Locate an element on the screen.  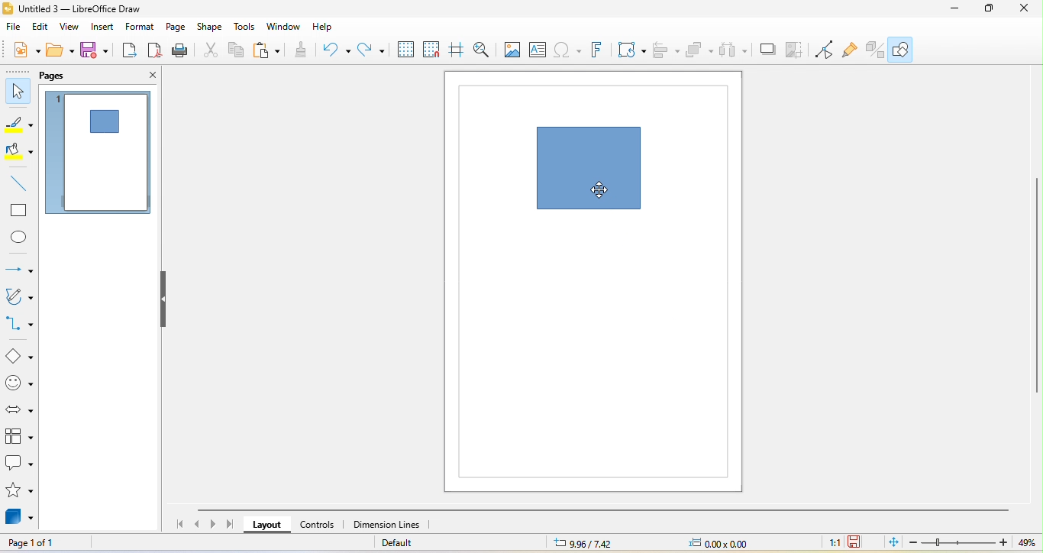
fill color is located at coordinates (20, 153).